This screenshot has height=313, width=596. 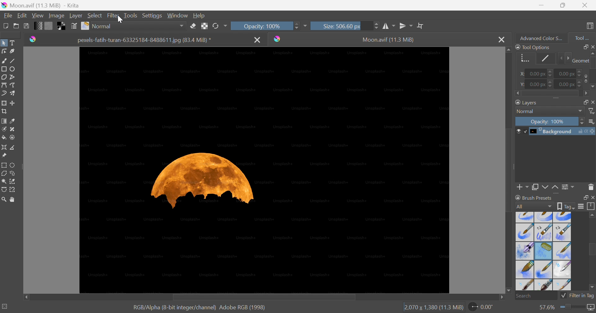 What do you see at coordinates (389, 26) in the screenshot?
I see `Horizontal mirror tool` at bounding box center [389, 26].